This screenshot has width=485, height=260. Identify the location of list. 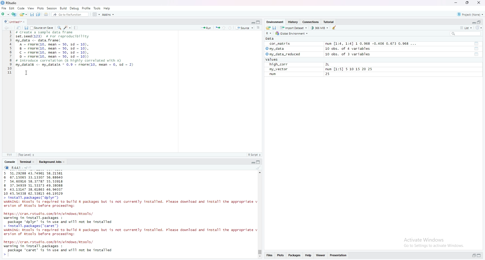
(466, 28).